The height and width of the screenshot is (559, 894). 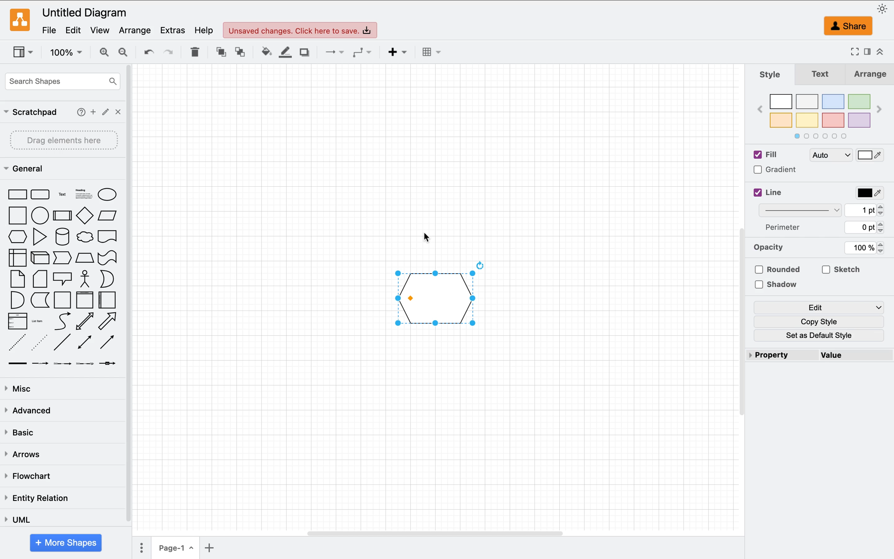 I want to click on directional arrow, so click(x=107, y=321).